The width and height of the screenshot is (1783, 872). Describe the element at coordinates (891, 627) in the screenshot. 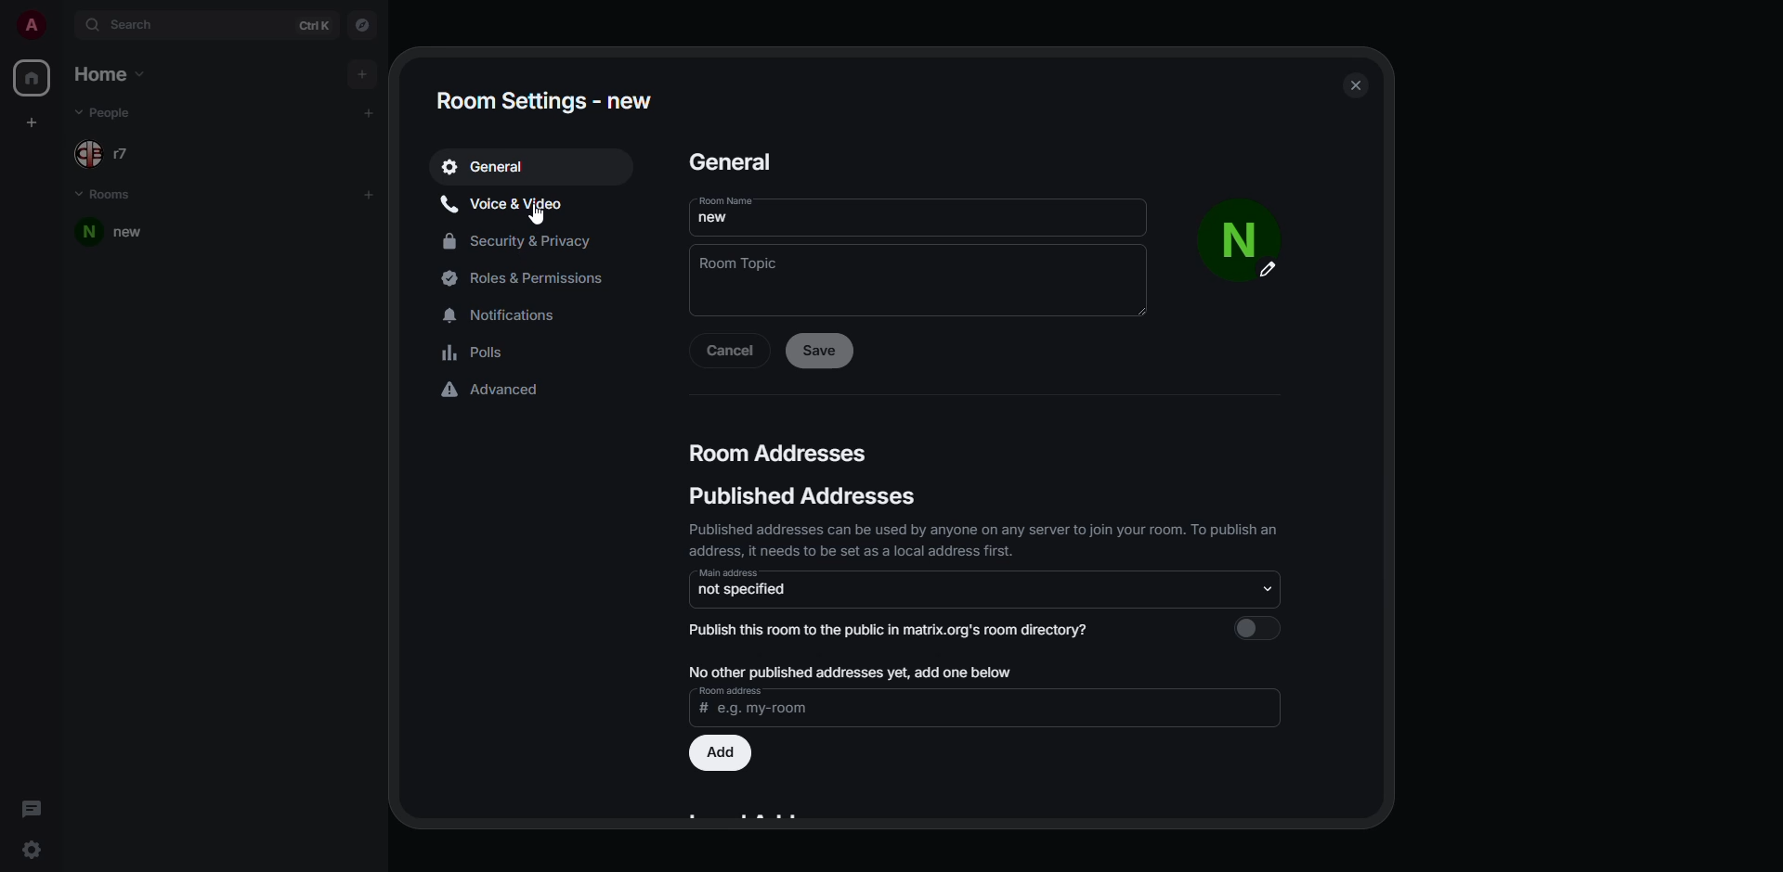

I see `publish this room to the public in matrix.org's room directory?` at that location.